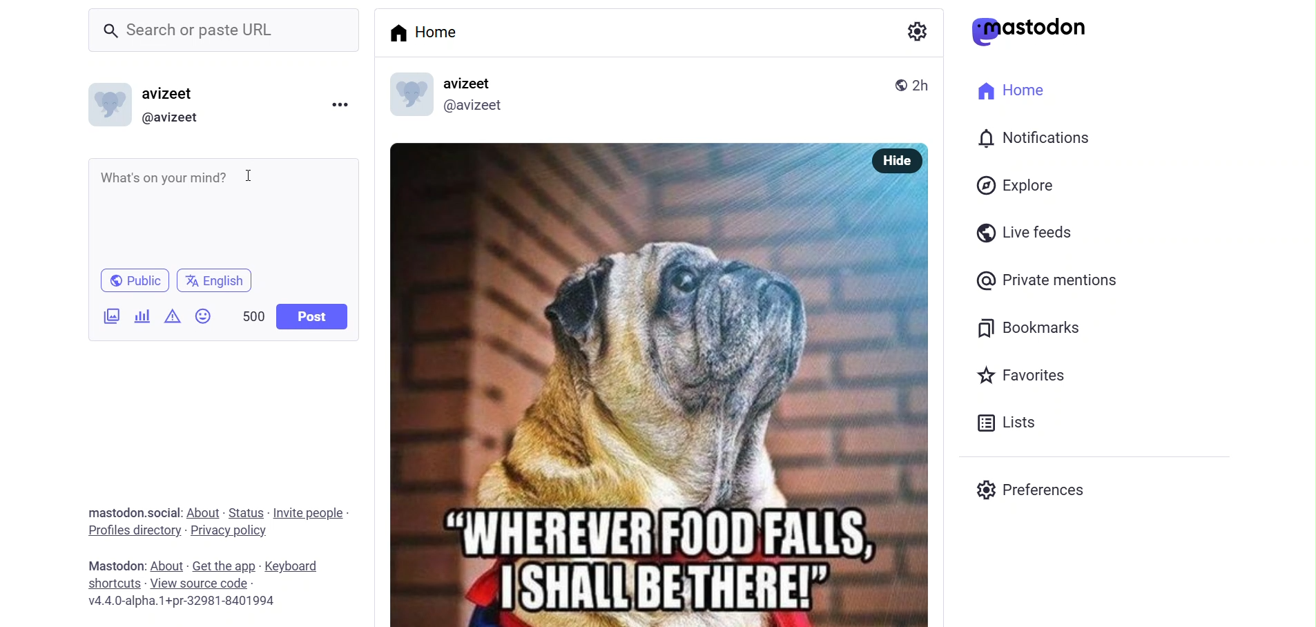 The width and height of the screenshot is (1316, 627). I want to click on invite people, so click(310, 512).